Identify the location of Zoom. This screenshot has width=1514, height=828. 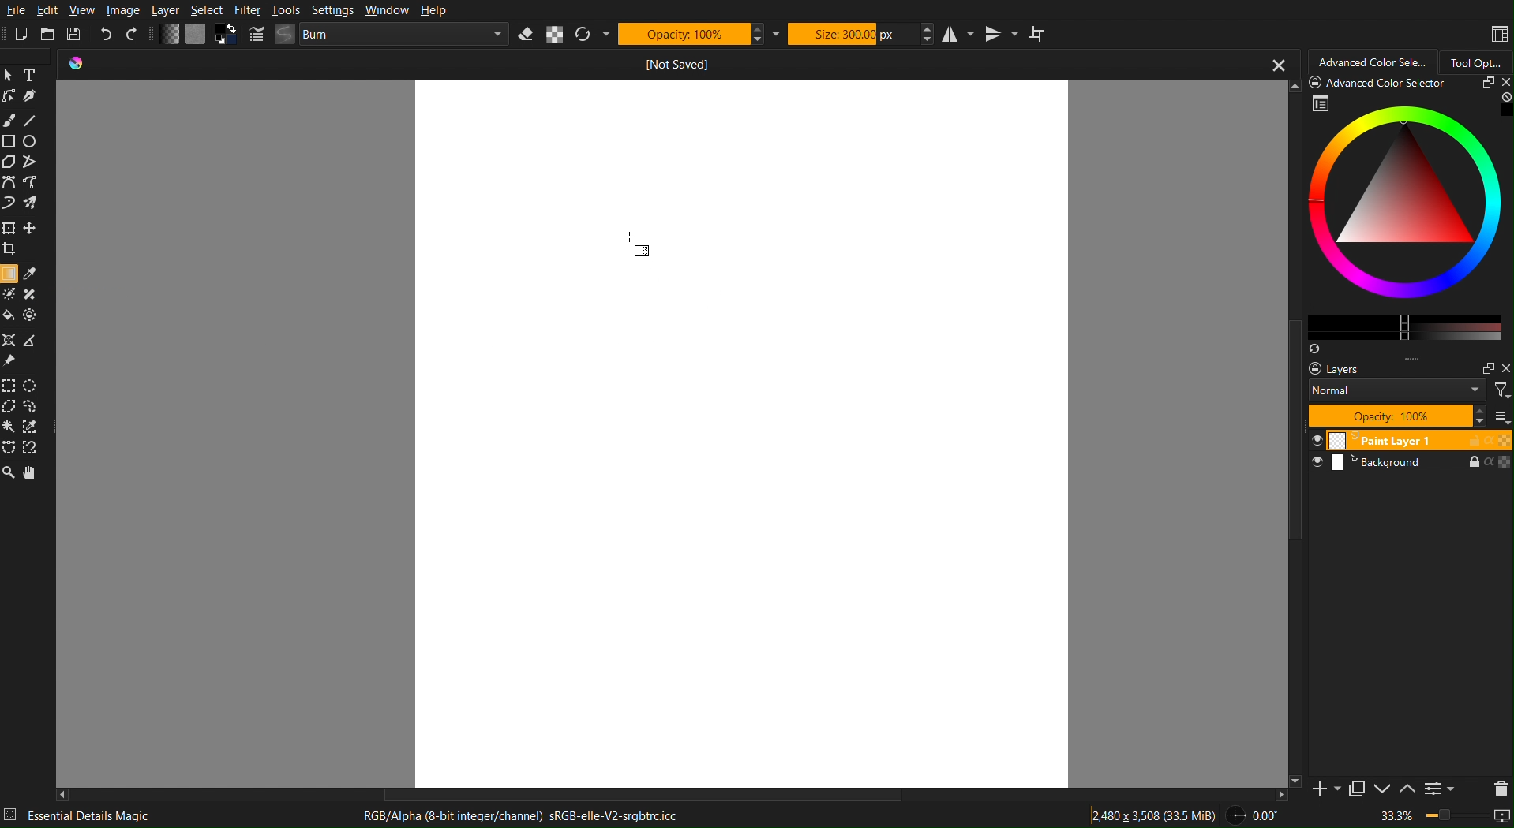
(9, 473).